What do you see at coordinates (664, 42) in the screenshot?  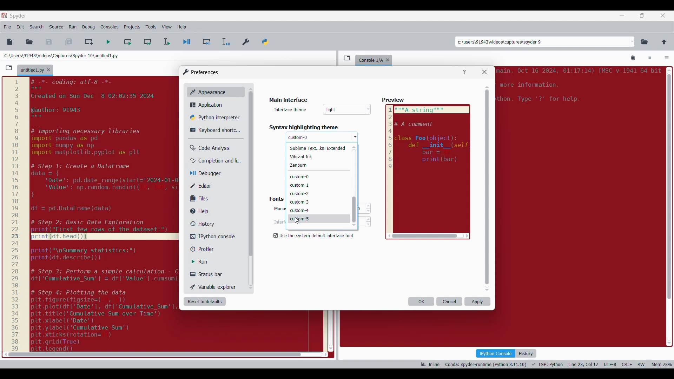 I see `Change to parent directory` at bounding box center [664, 42].